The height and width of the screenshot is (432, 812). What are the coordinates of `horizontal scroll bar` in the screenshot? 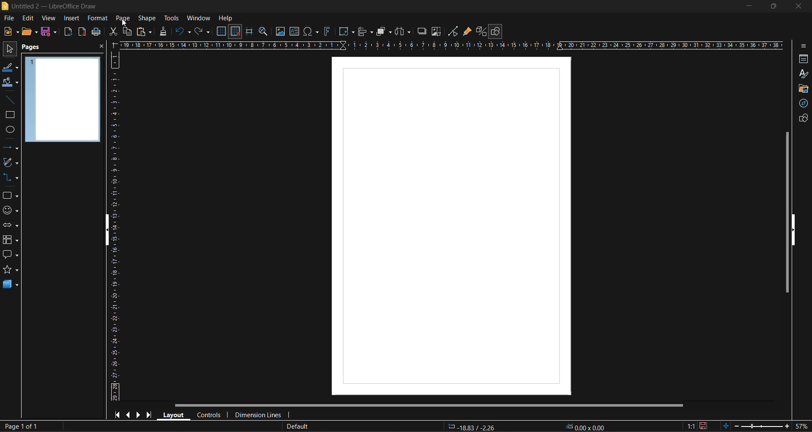 It's located at (430, 405).